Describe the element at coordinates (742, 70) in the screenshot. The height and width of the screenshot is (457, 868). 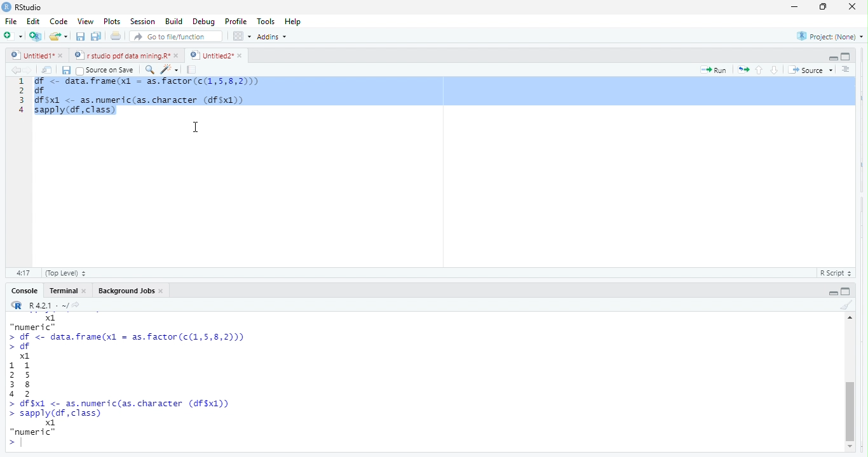
I see `re run the previous code region` at that location.